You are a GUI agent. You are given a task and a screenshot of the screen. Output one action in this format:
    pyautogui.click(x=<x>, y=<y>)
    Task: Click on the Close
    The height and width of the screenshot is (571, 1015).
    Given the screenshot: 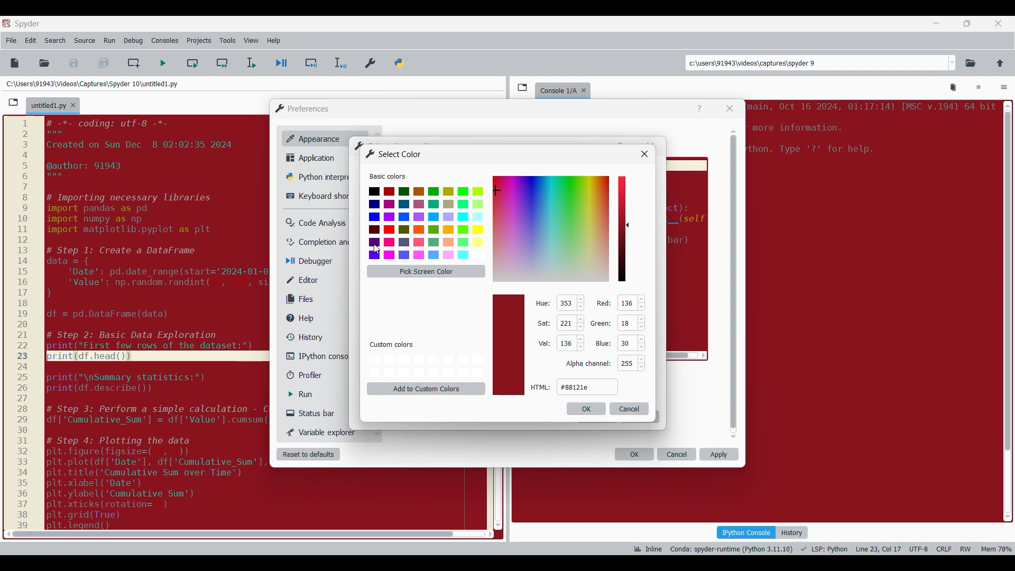 What is the action you would take?
    pyautogui.click(x=730, y=108)
    